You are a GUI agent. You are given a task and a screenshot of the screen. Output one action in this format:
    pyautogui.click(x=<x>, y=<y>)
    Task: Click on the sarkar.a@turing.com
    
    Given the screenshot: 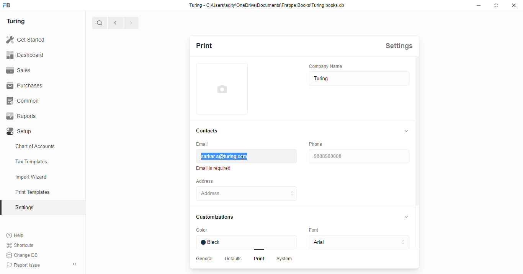 What is the action you would take?
    pyautogui.click(x=245, y=156)
    